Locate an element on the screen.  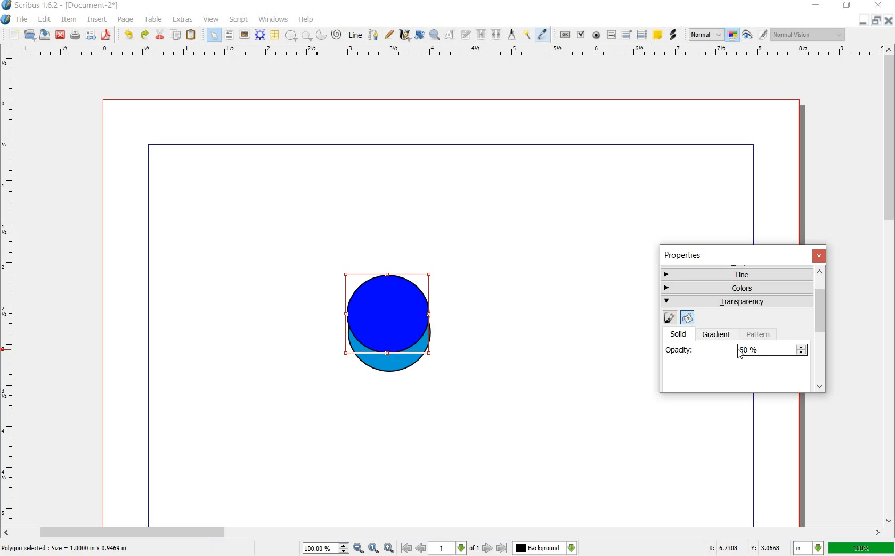
save as pdf is located at coordinates (105, 35).